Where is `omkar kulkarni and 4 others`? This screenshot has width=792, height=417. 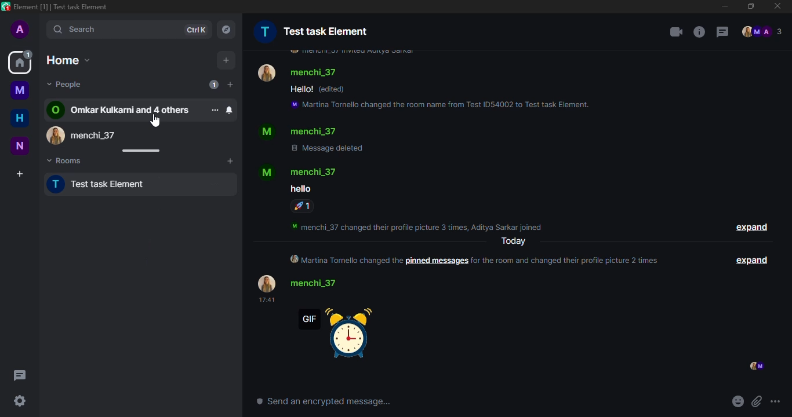 omkar kulkarni and 4 others is located at coordinates (121, 109).